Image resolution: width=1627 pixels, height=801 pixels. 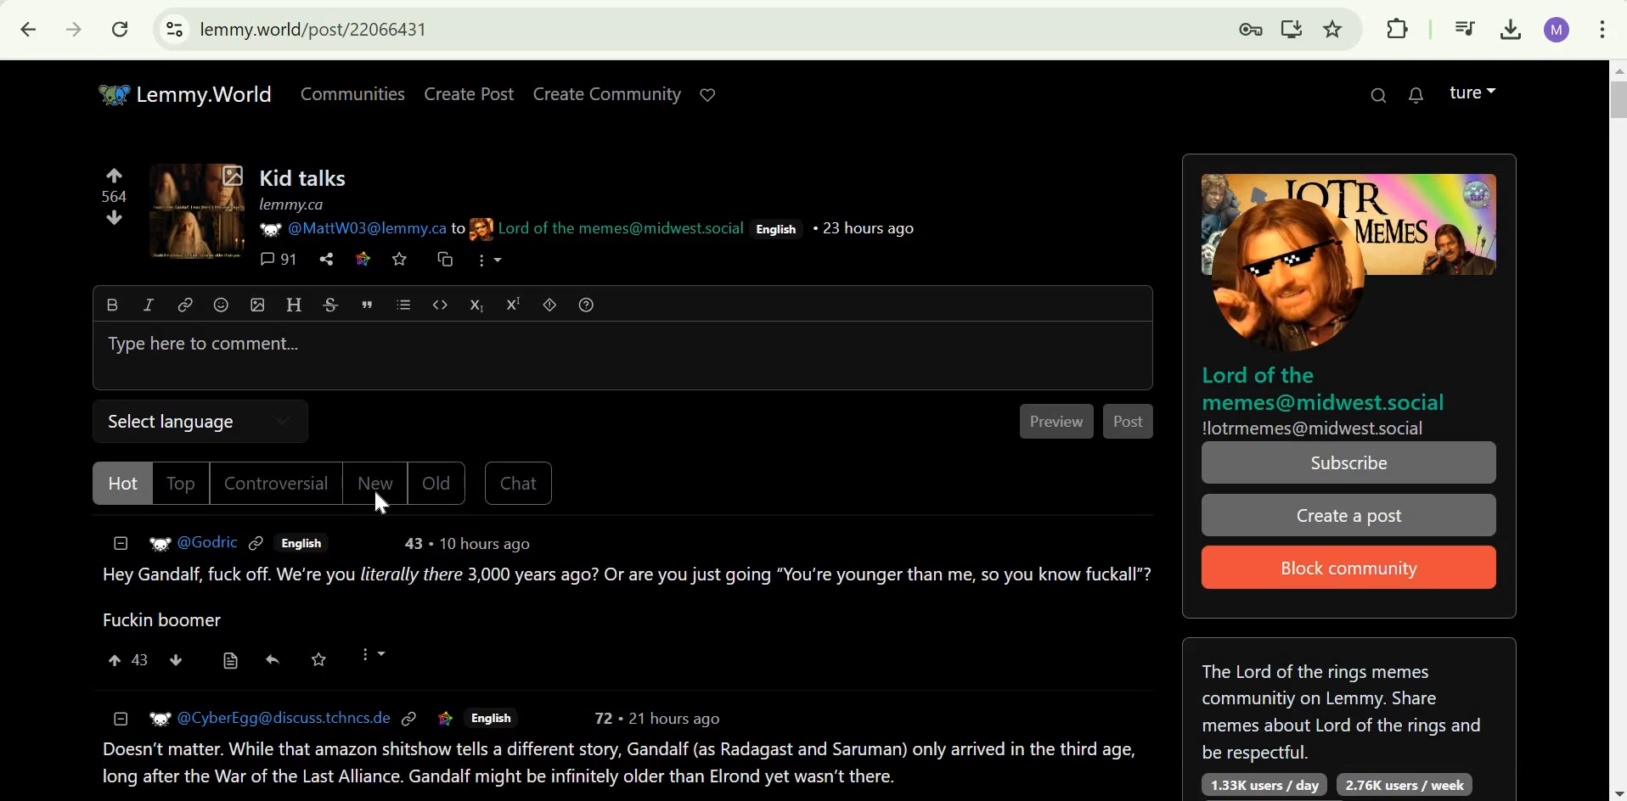 What do you see at coordinates (143, 659) in the screenshot?
I see `43 points` at bounding box center [143, 659].